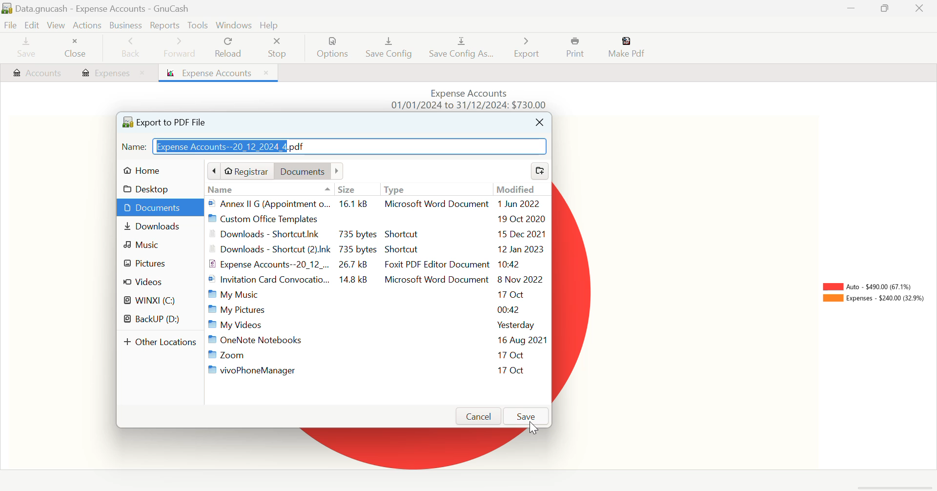 Image resolution: width=937 pixels, height=491 pixels. I want to click on Piechart Key, so click(873, 295).